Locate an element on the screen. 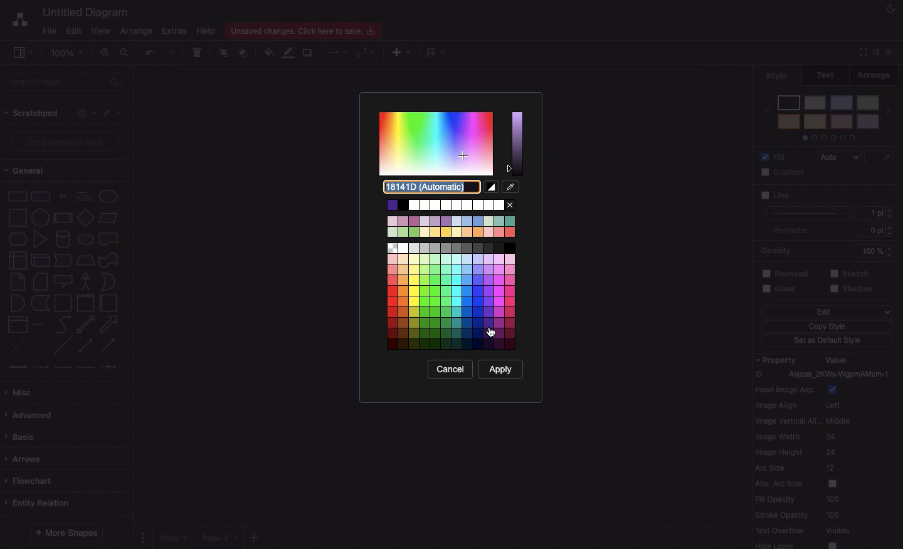  card is located at coordinates (40, 281).